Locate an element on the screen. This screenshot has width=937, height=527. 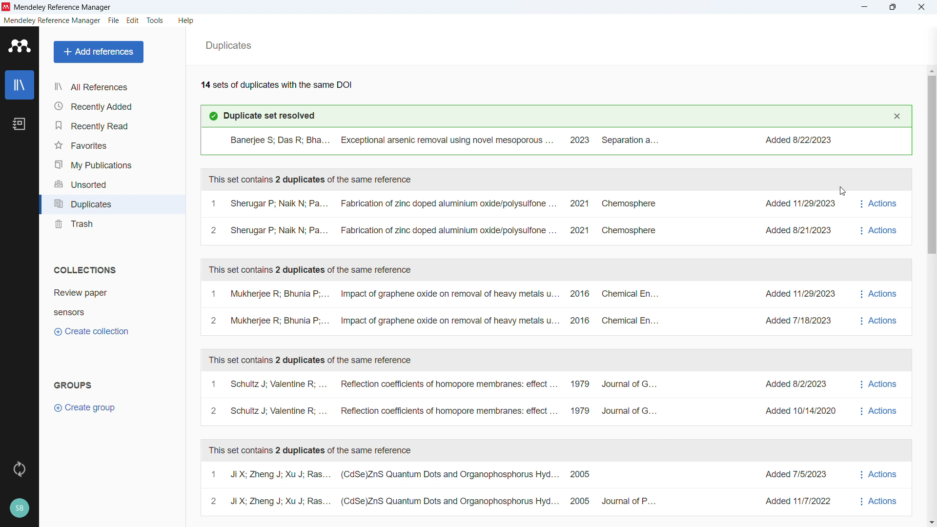
Library  is located at coordinates (20, 85).